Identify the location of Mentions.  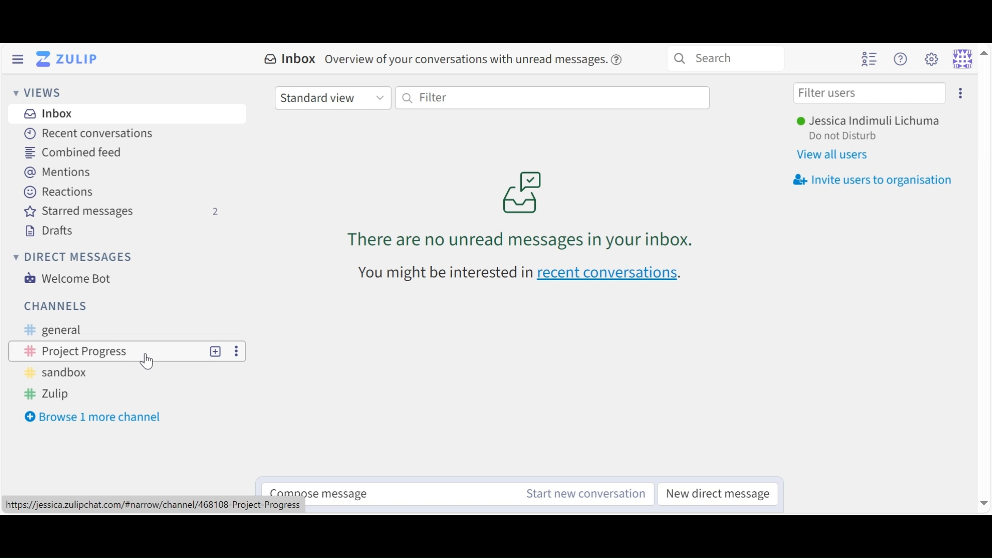
(63, 172).